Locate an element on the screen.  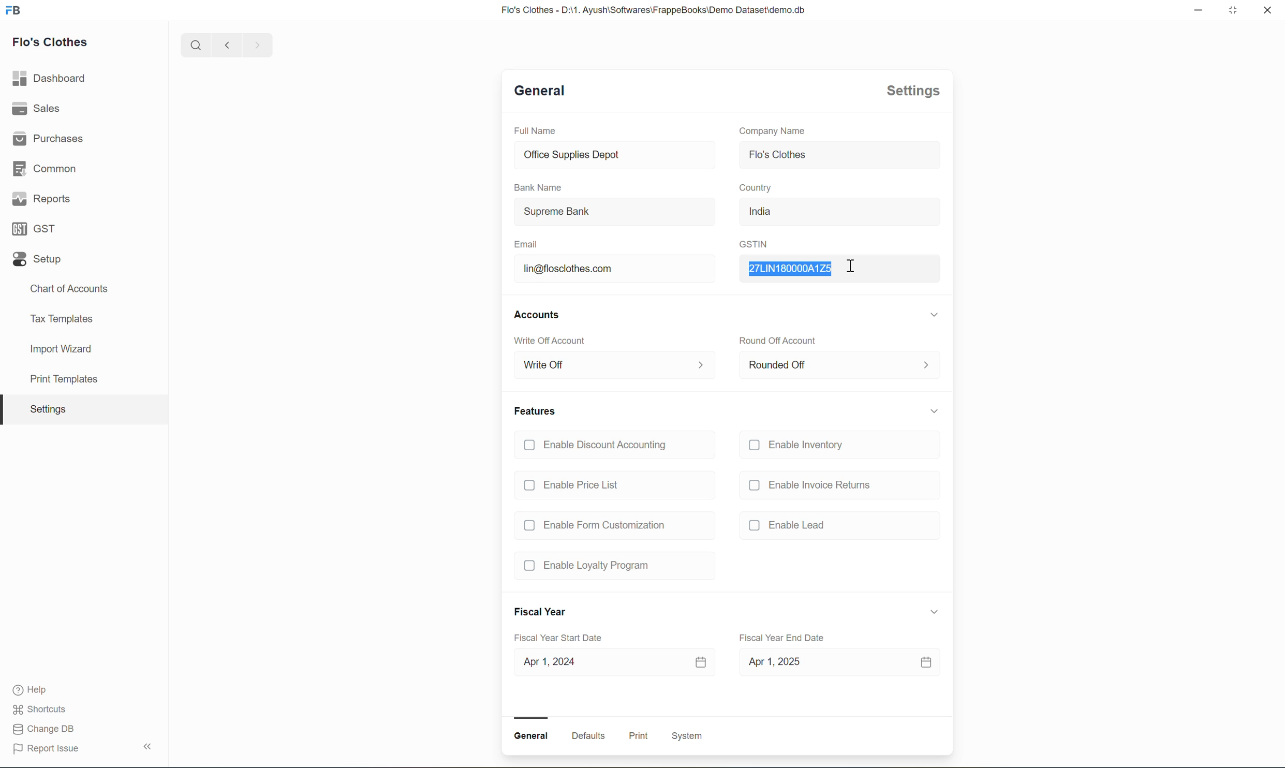
Fiscal Year is located at coordinates (540, 611).